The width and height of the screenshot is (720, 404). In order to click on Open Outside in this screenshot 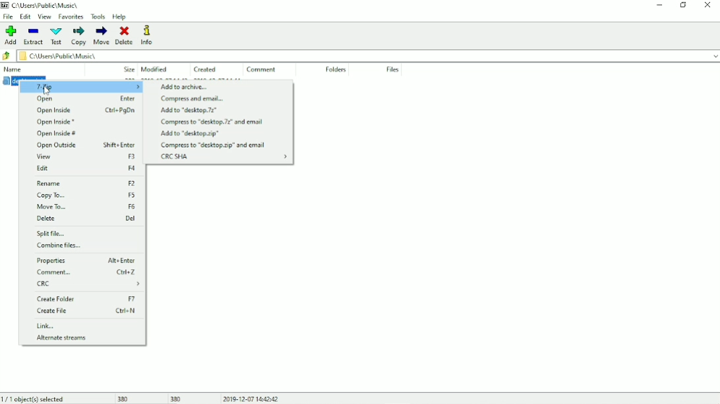, I will do `click(85, 146)`.